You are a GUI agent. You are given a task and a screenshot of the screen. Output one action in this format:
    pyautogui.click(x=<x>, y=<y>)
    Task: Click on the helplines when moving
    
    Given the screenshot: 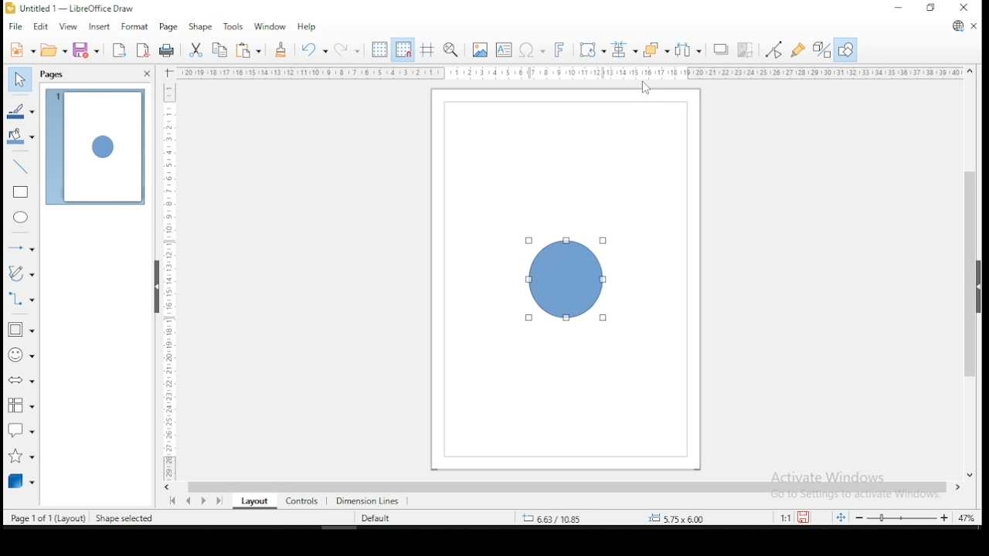 What is the action you would take?
    pyautogui.click(x=426, y=49)
    